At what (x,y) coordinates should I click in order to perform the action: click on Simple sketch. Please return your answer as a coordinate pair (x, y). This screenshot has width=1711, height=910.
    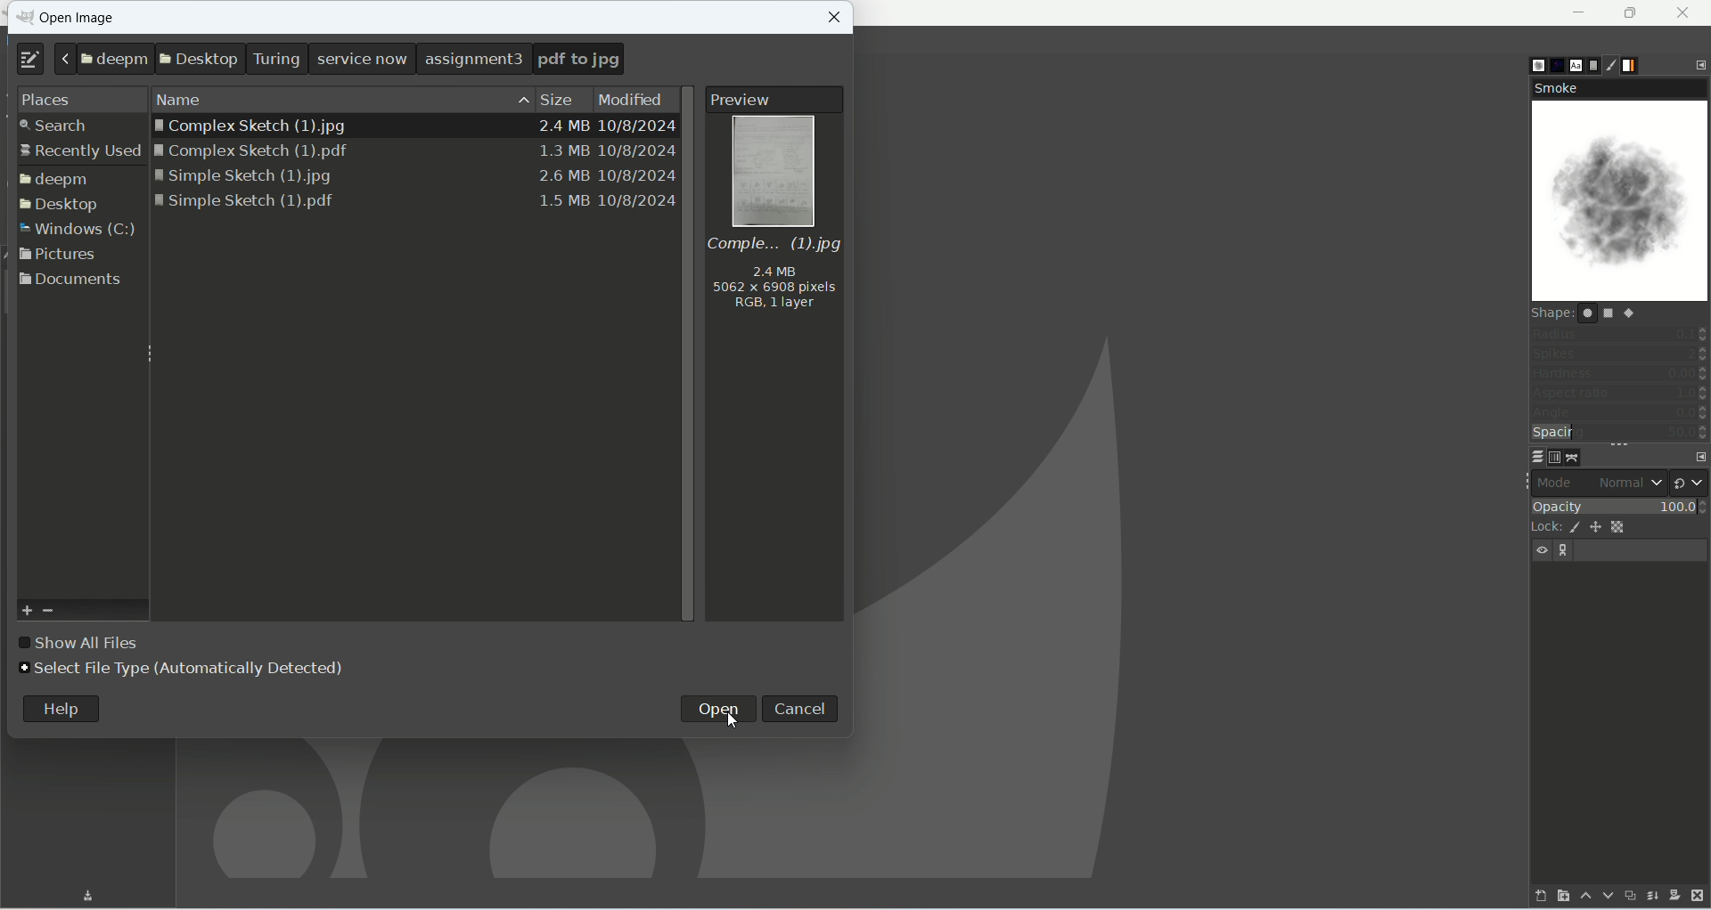
    Looking at the image, I should click on (416, 202).